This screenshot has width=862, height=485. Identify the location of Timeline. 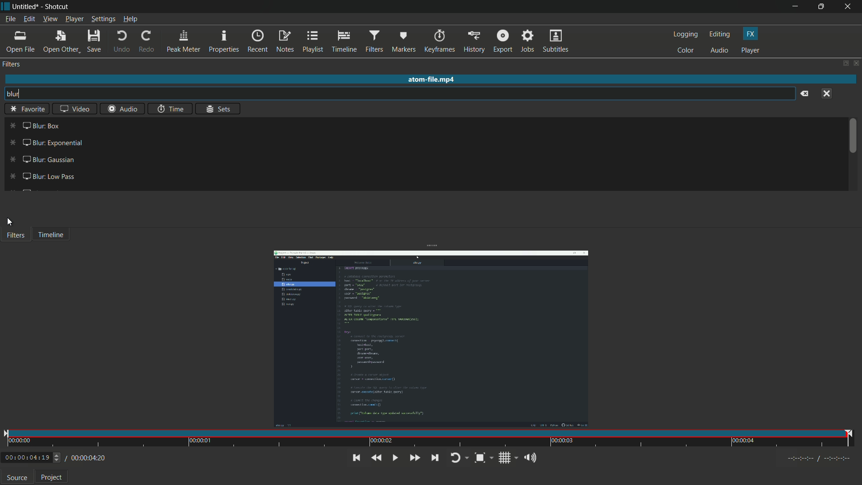
(54, 234).